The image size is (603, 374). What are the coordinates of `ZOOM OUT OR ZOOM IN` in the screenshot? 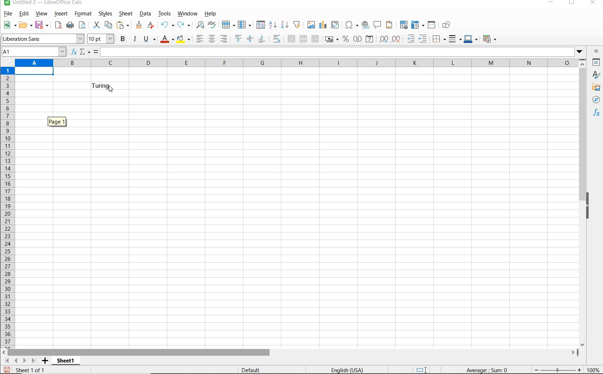 It's located at (553, 370).